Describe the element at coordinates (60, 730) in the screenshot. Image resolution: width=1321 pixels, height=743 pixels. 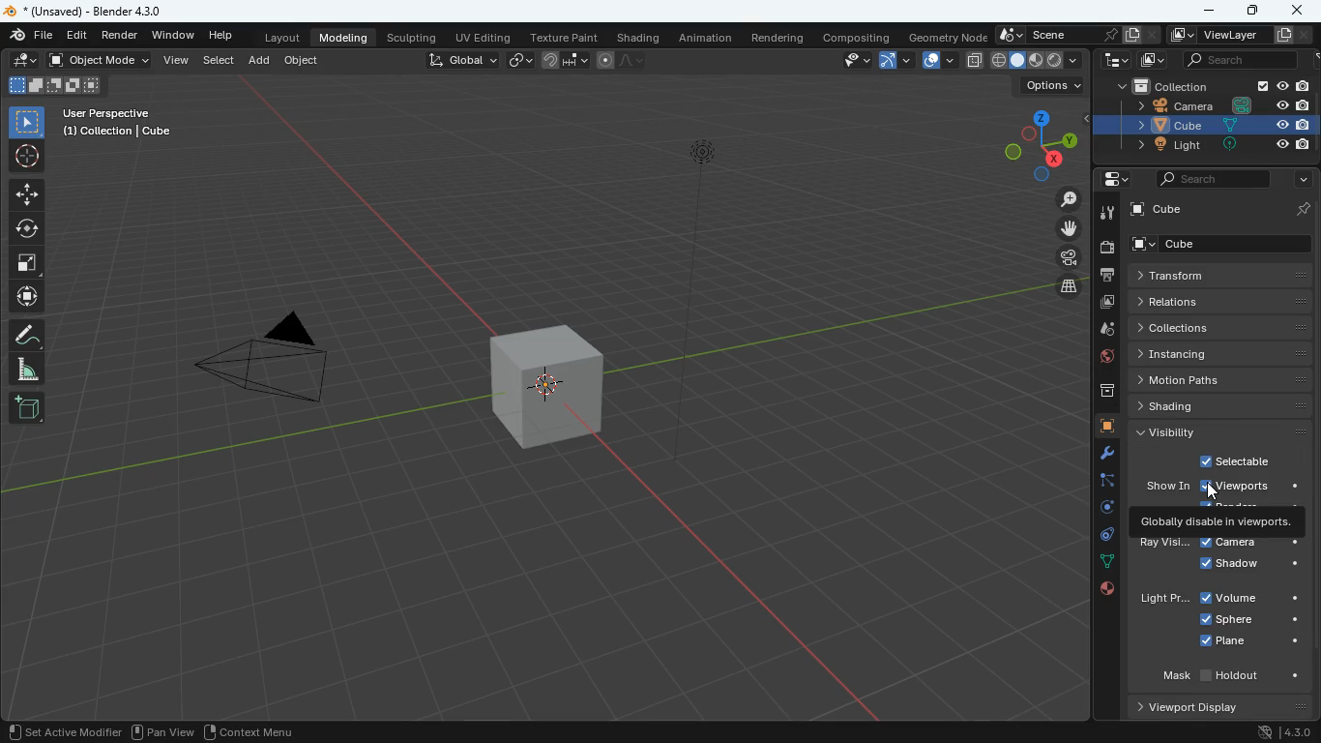
I see `set achive modifier` at that location.